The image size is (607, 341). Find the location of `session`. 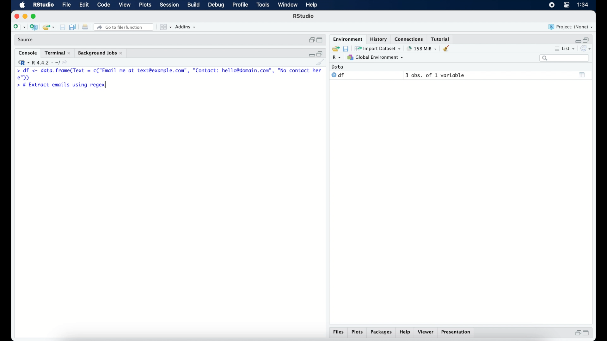

session is located at coordinates (169, 5).